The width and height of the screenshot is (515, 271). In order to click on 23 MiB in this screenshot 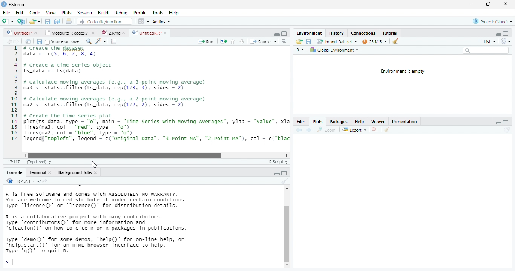, I will do `click(374, 41)`.